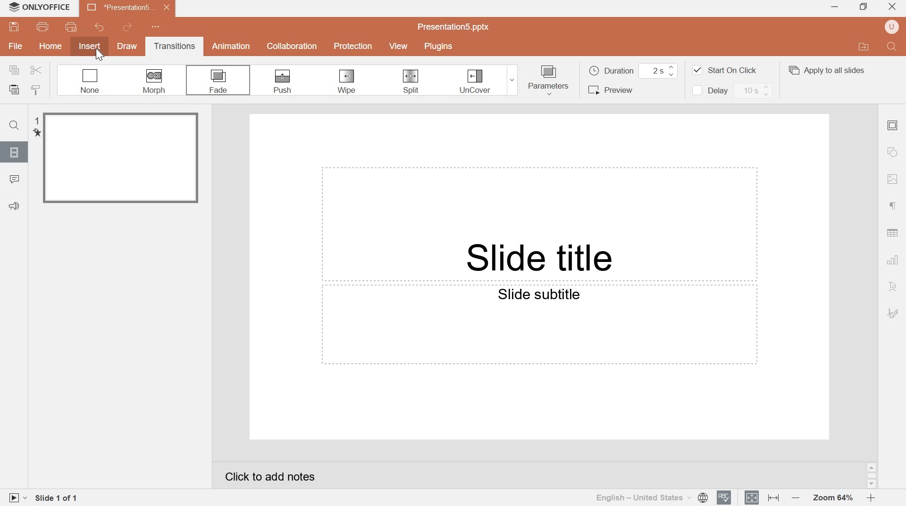 The image size is (906, 506). I want to click on Plugins, so click(438, 45).